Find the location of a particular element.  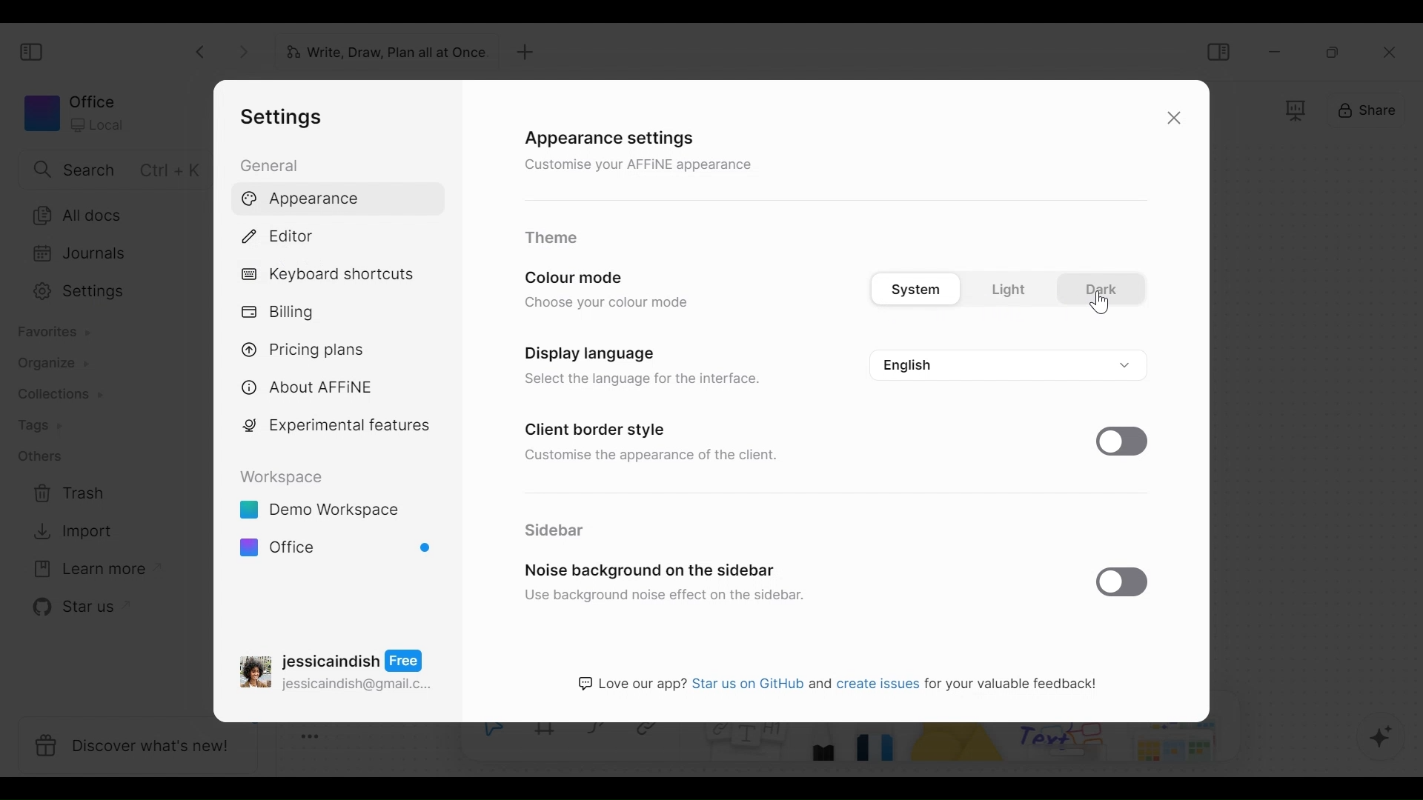

Share is located at coordinates (1364, 112).